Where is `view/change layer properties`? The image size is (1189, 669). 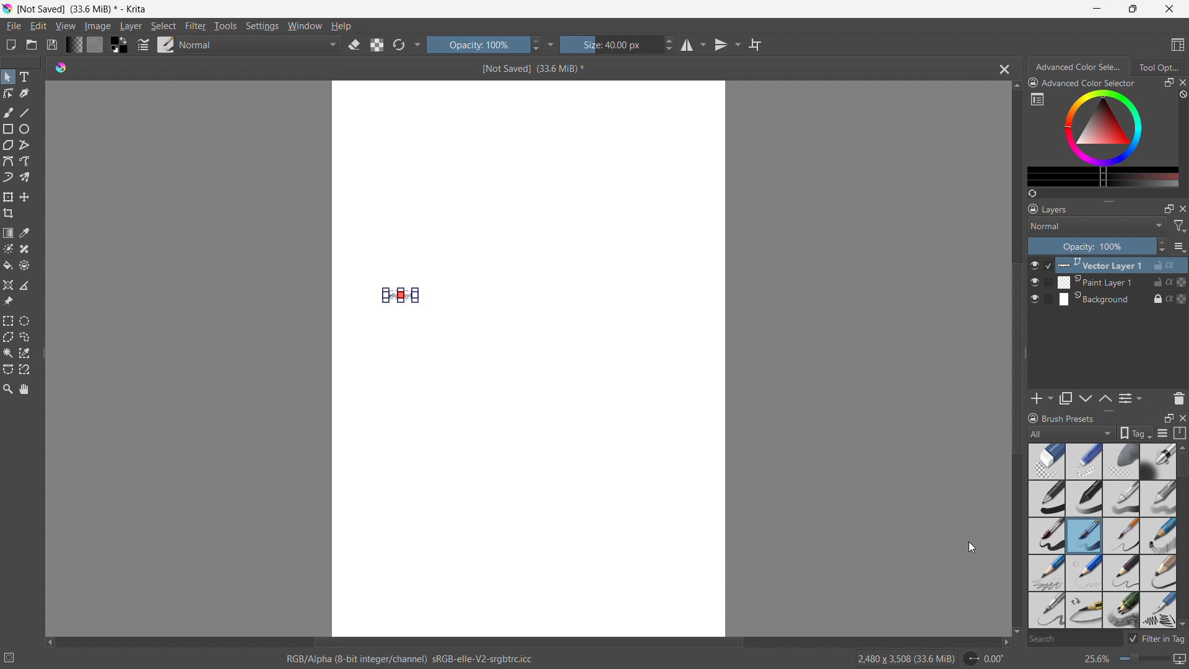 view/change layer properties is located at coordinates (1130, 398).